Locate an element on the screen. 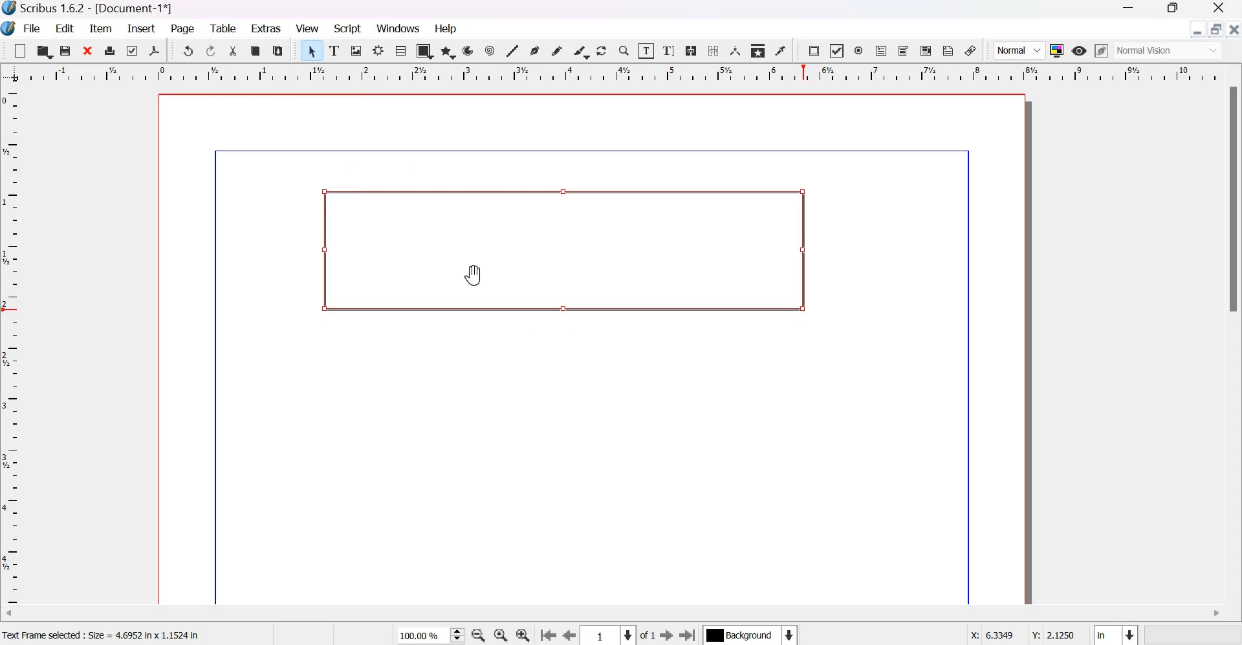 Image resolution: width=1242 pixels, height=645 pixels. line is located at coordinates (512, 50).